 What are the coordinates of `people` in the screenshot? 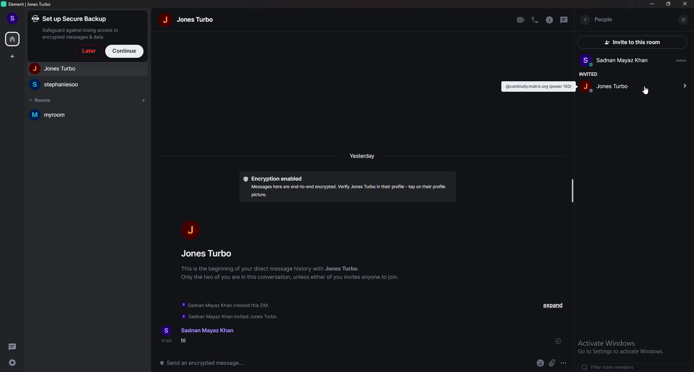 It's located at (86, 69).